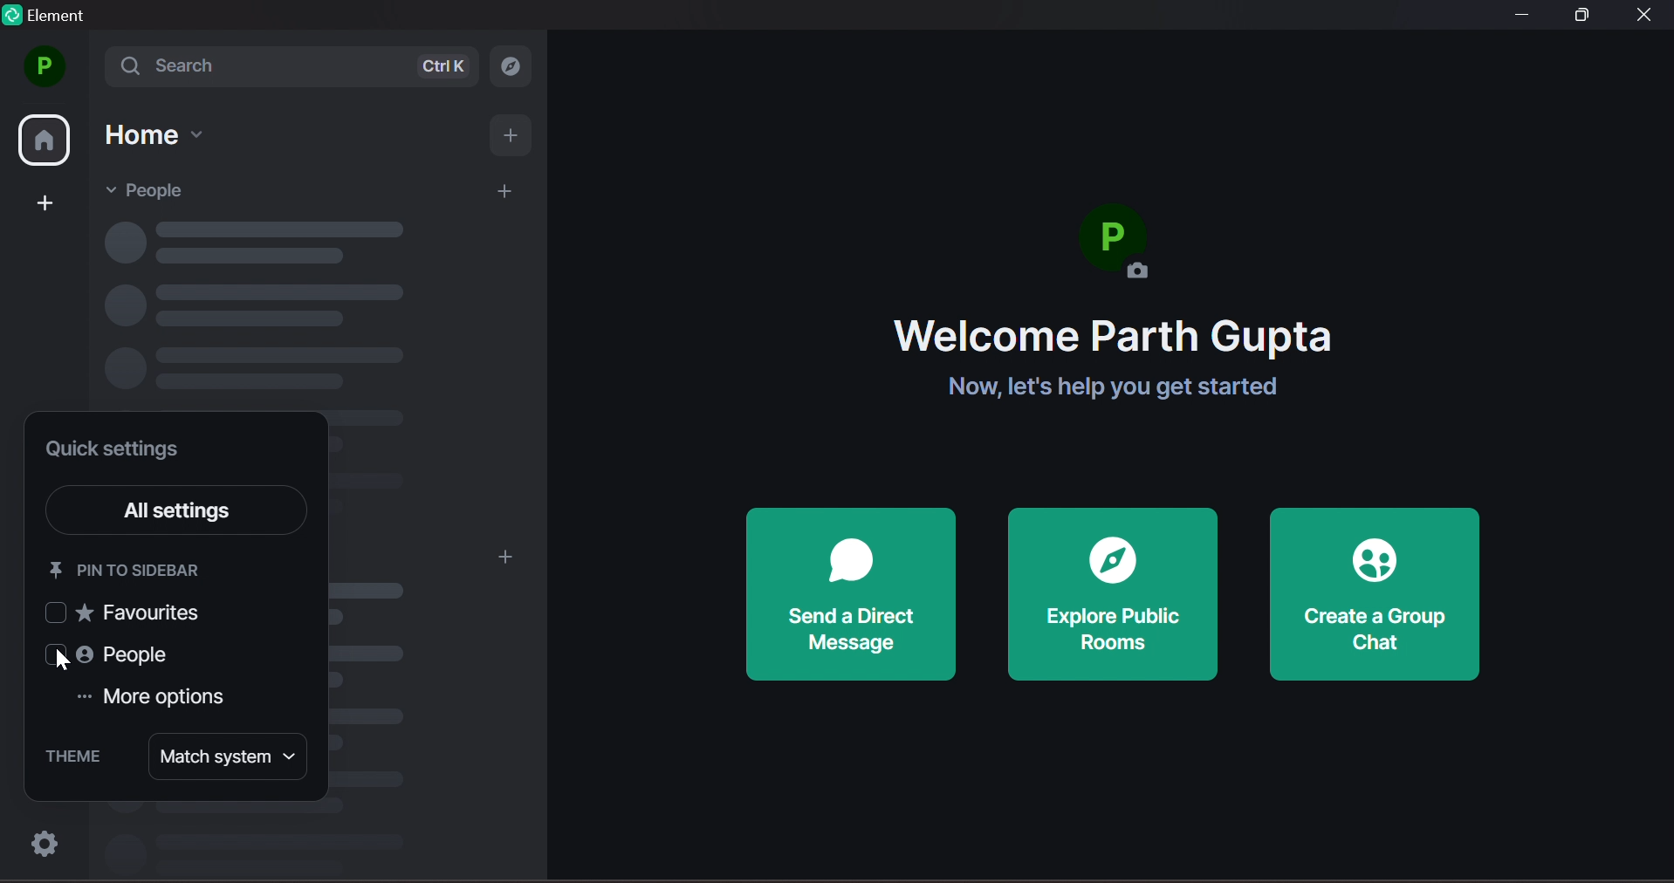 This screenshot has height=883, width=1674. What do you see at coordinates (39, 844) in the screenshot?
I see `settings` at bounding box center [39, 844].